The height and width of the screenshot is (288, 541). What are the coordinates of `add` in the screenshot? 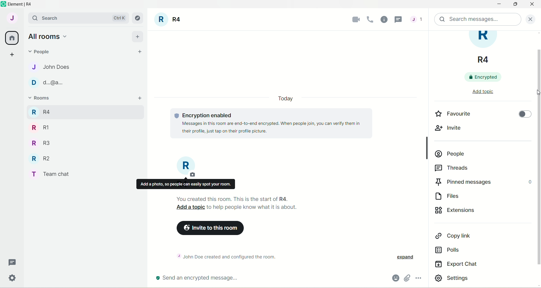 It's located at (141, 98).